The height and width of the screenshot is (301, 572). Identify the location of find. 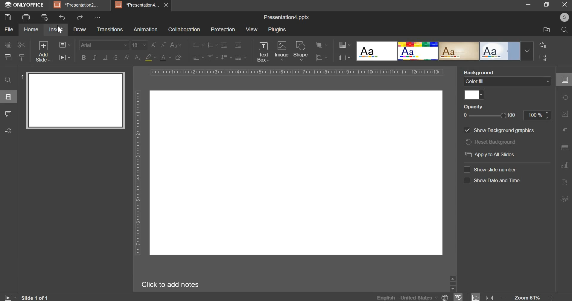
(565, 30).